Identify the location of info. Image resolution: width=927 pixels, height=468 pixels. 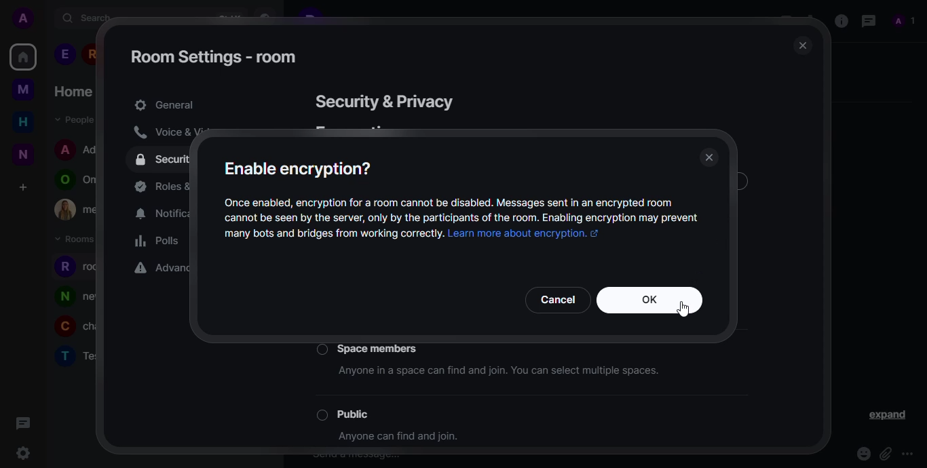
(839, 20).